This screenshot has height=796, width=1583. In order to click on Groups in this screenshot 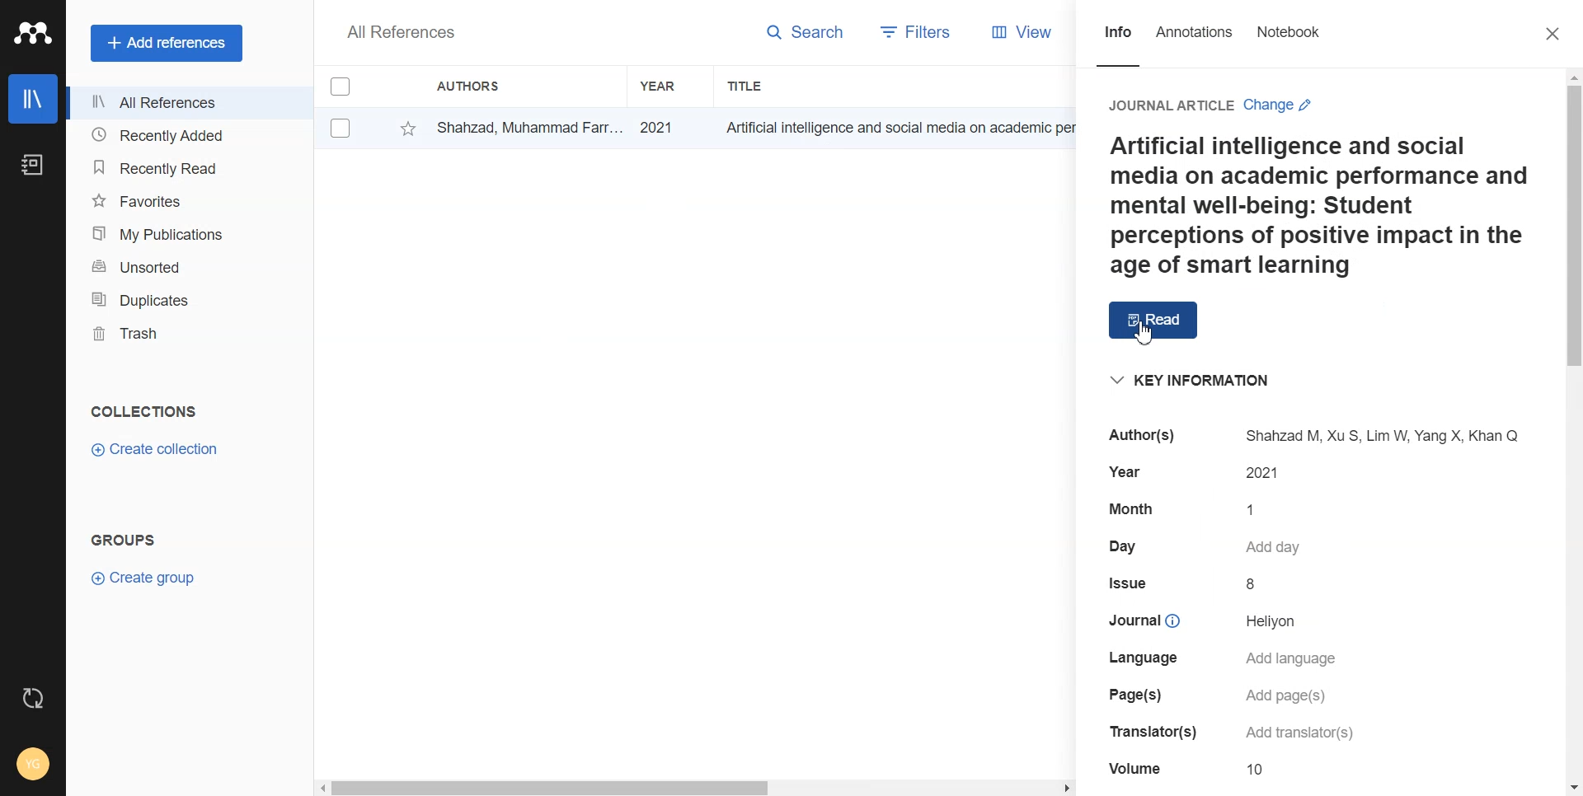, I will do `click(128, 543)`.